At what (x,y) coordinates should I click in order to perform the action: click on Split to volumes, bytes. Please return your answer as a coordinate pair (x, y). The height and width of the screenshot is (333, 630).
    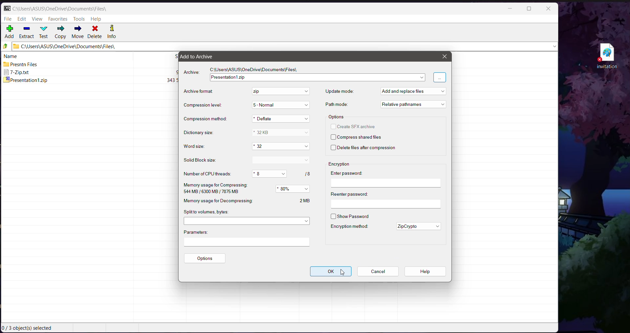
    Looking at the image, I should click on (207, 212).